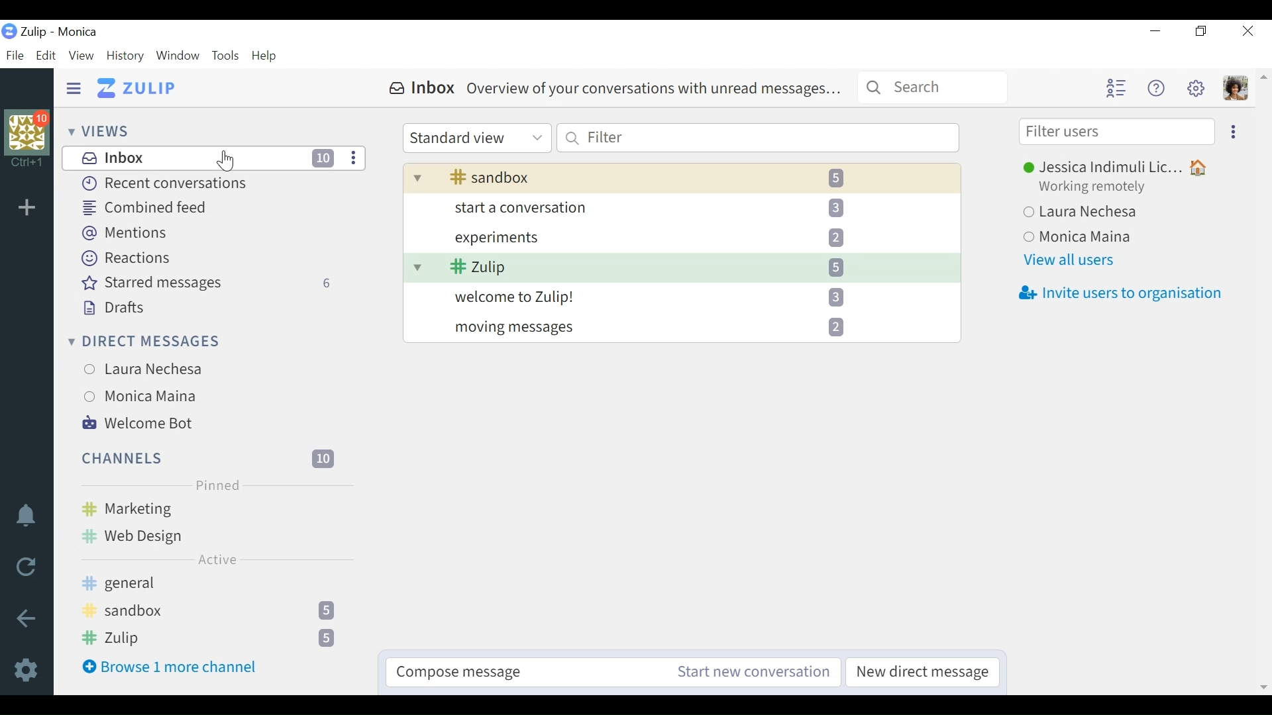 This screenshot has width=1272, height=715. What do you see at coordinates (1118, 294) in the screenshot?
I see `Invite users to organisation` at bounding box center [1118, 294].